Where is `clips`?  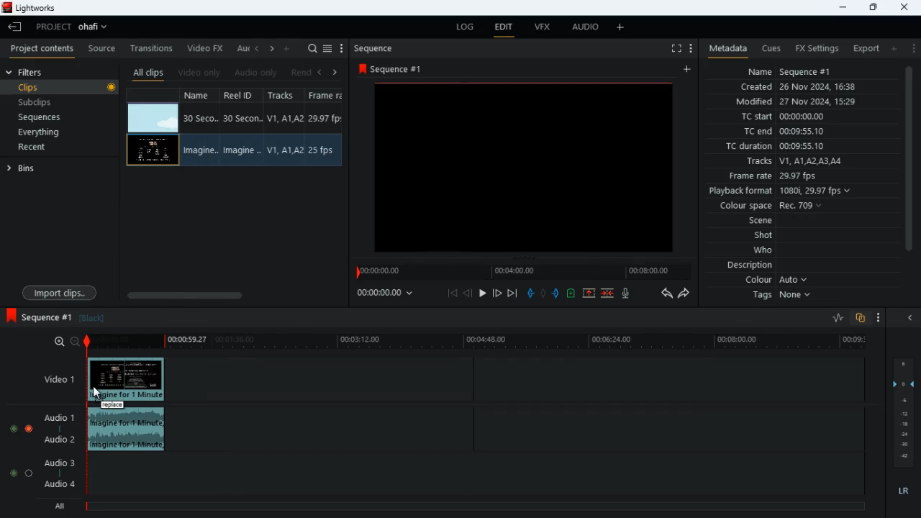
clips is located at coordinates (62, 88).